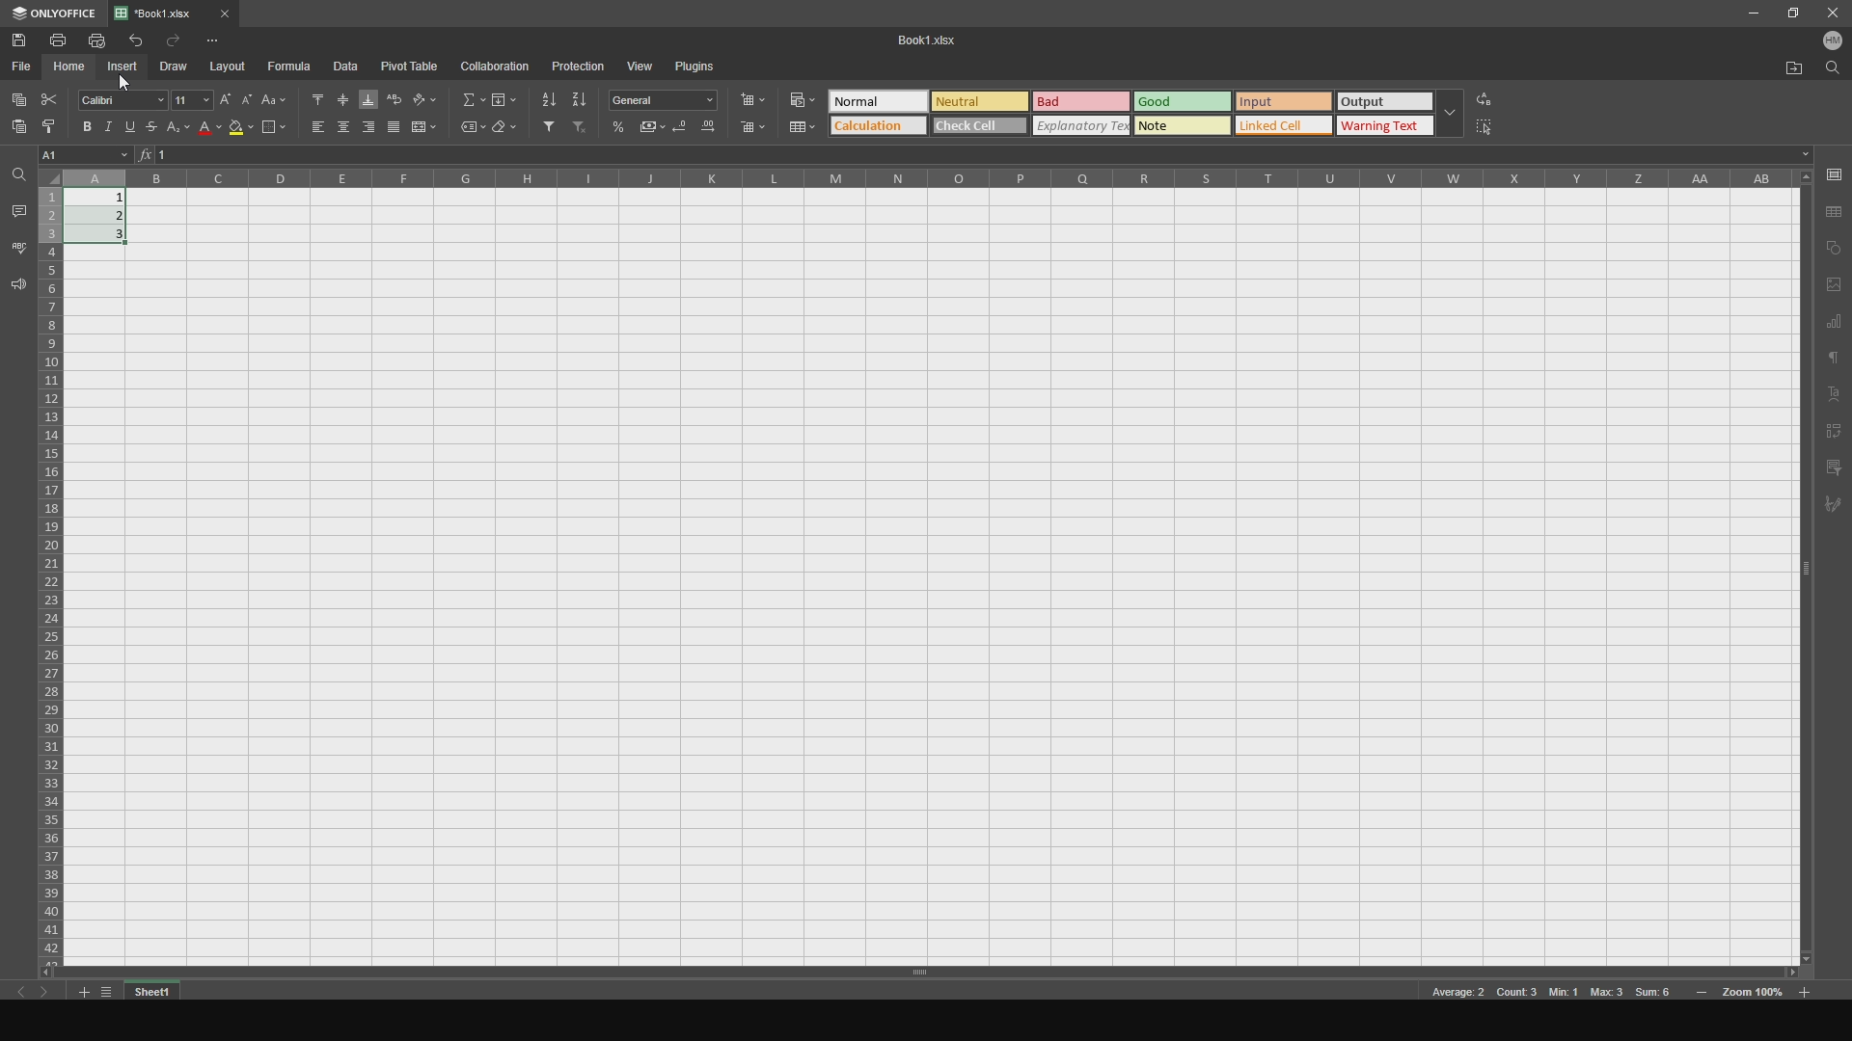 The width and height of the screenshot is (1852, 1041). Describe the element at coordinates (394, 96) in the screenshot. I see `wrap text` at that location.